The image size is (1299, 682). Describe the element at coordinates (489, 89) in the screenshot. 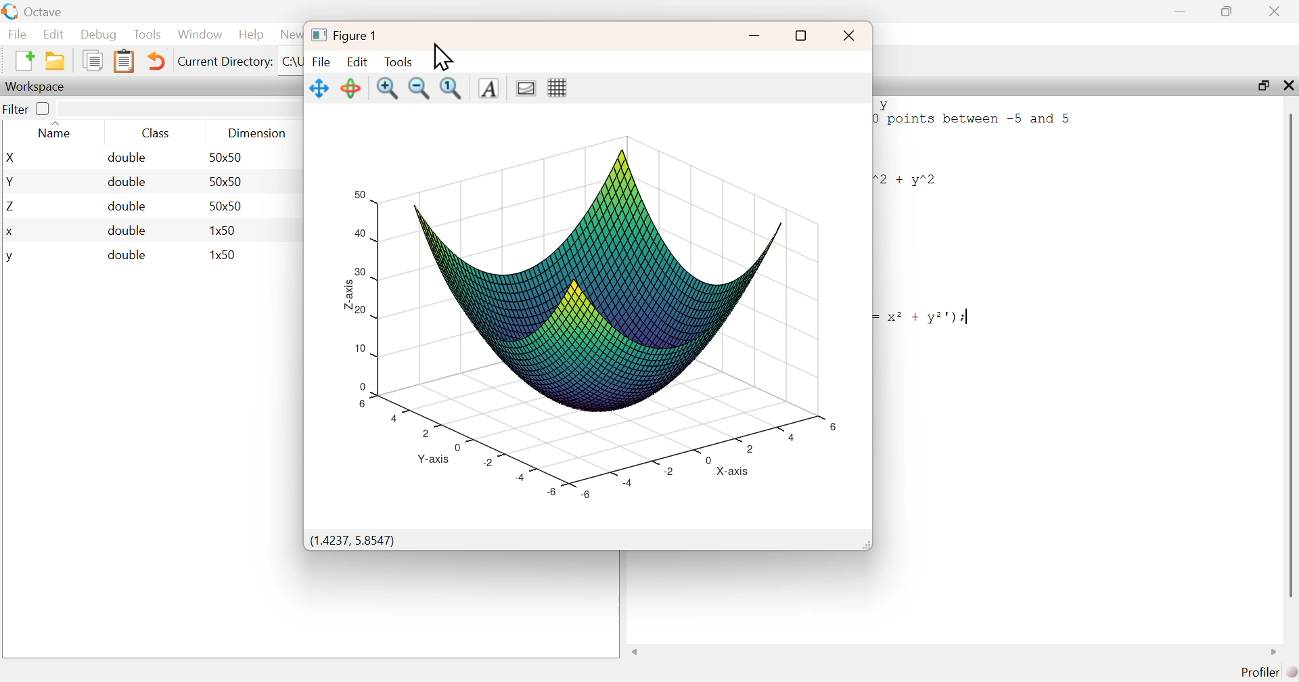

I see `Text` at that location.